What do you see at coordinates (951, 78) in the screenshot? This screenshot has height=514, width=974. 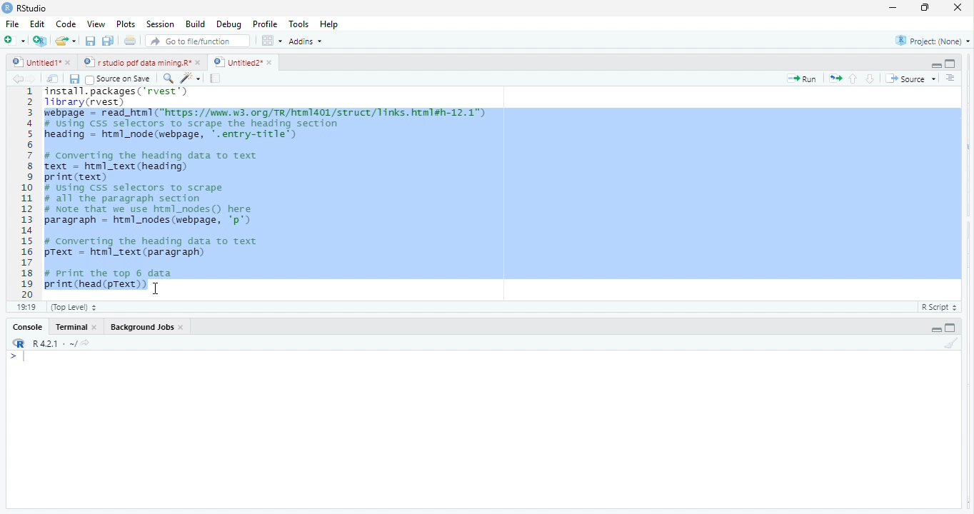 I see `show document outline` at bounding box center [951, 78].